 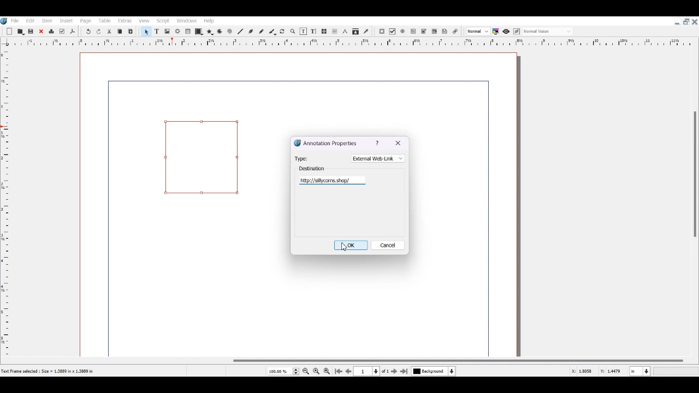 What do you see at coordinates (694, 196) in the screenshot?
I see `Vertical Scroll Bar` at bounding box center [694, 196].